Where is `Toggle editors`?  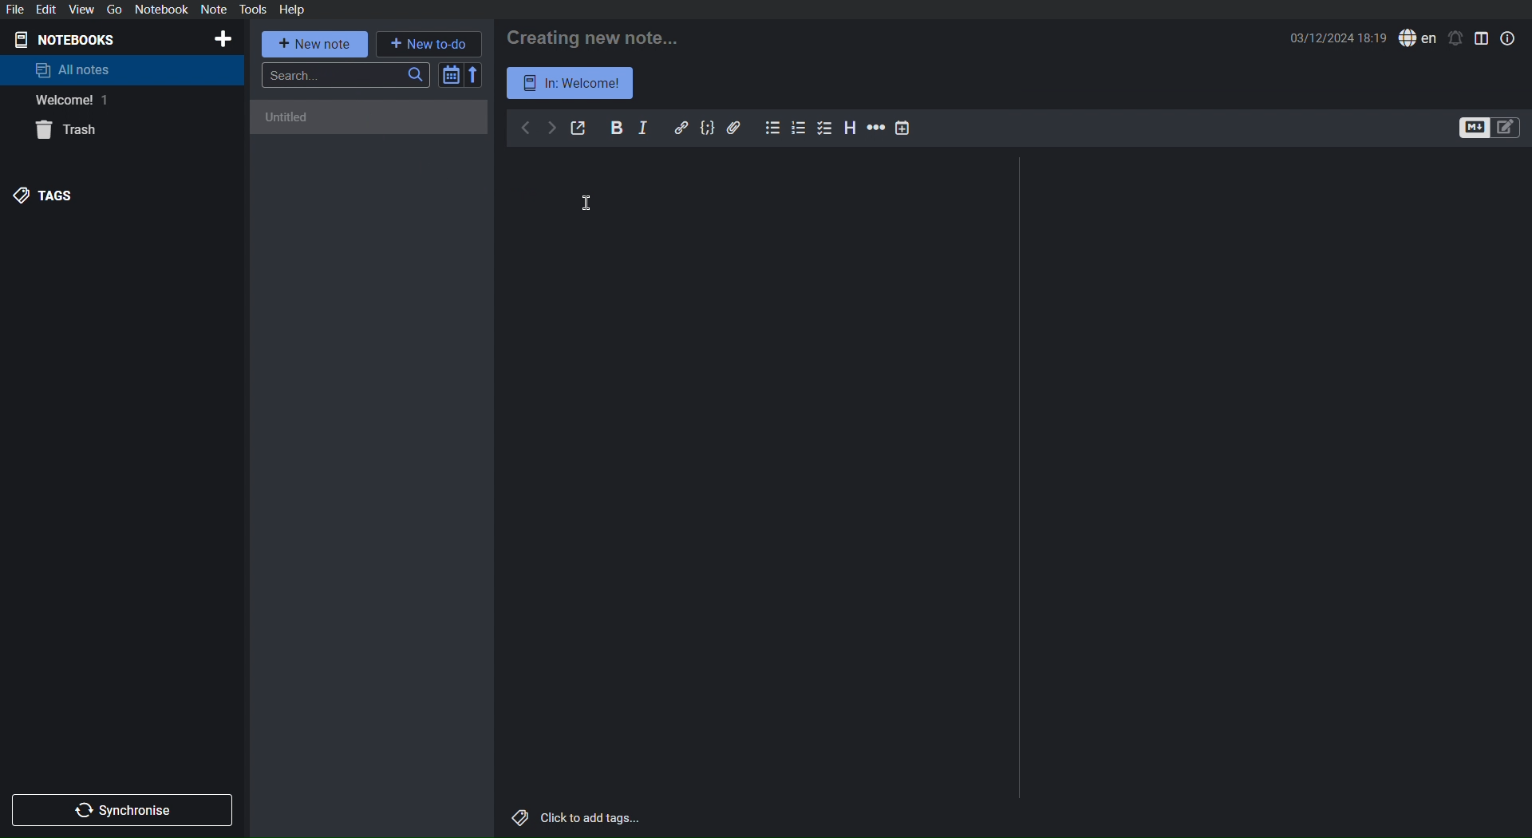
Toggle editors is located at coordinates (1491, 128).